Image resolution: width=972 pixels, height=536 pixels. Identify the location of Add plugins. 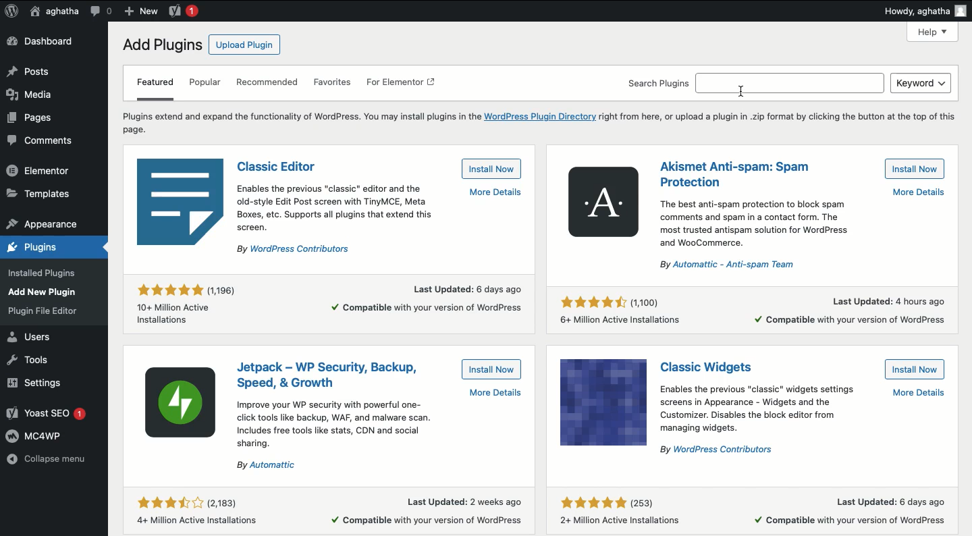
(161, 45).